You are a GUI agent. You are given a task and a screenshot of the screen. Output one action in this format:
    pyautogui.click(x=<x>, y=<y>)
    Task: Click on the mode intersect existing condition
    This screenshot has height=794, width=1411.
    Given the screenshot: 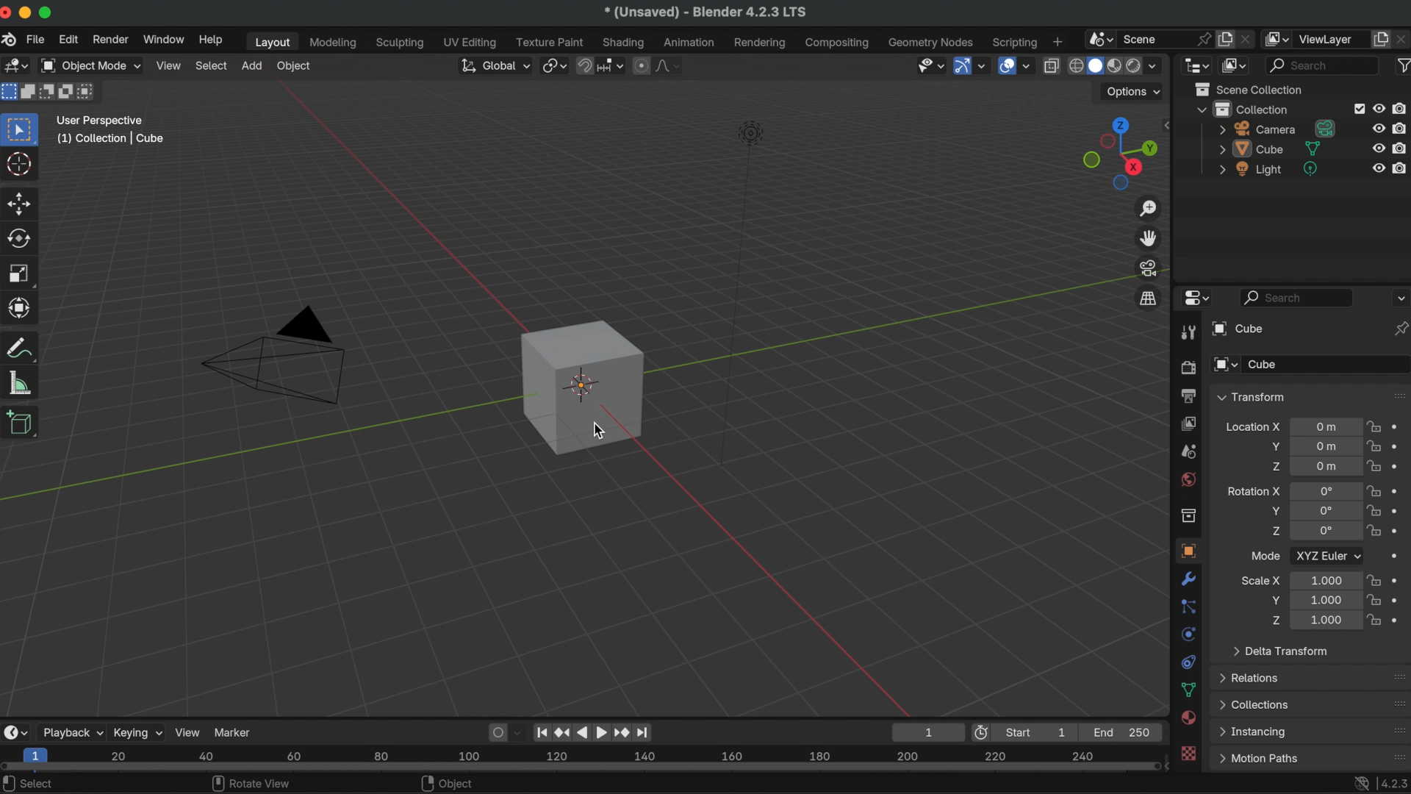 What is the action you would take?
    pyautogui.click(x=89, y=91)
    